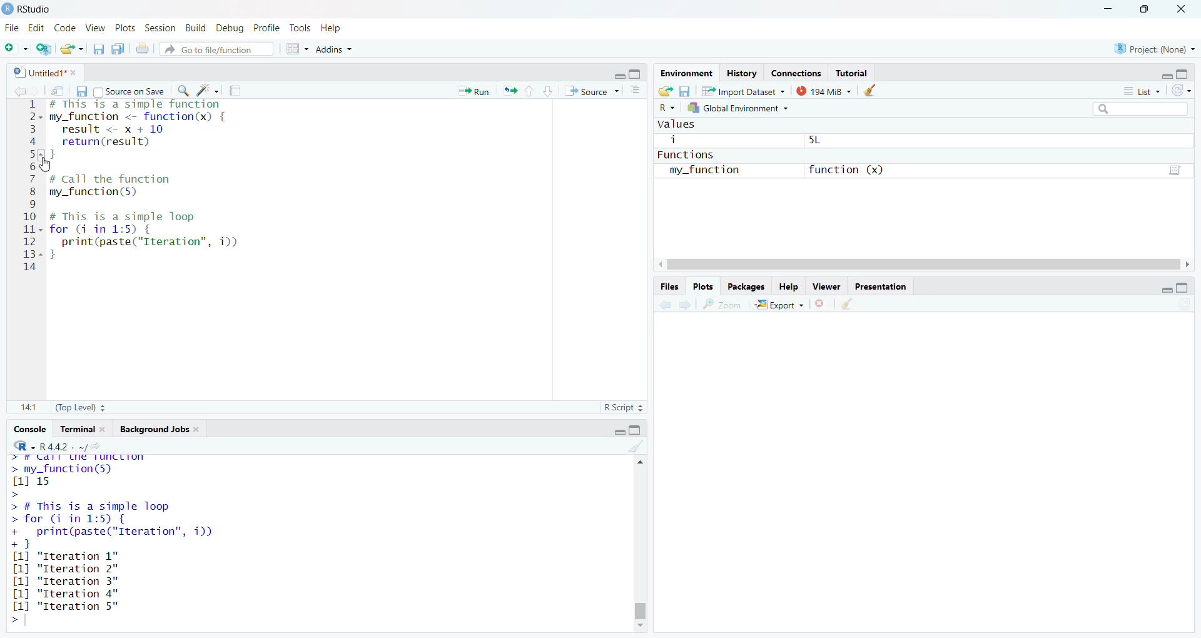 This screenshot has height=638, width=1201. Describe the element at coordinates (149, 235) in the screenshot. I see `code of a simple loop` at that location.